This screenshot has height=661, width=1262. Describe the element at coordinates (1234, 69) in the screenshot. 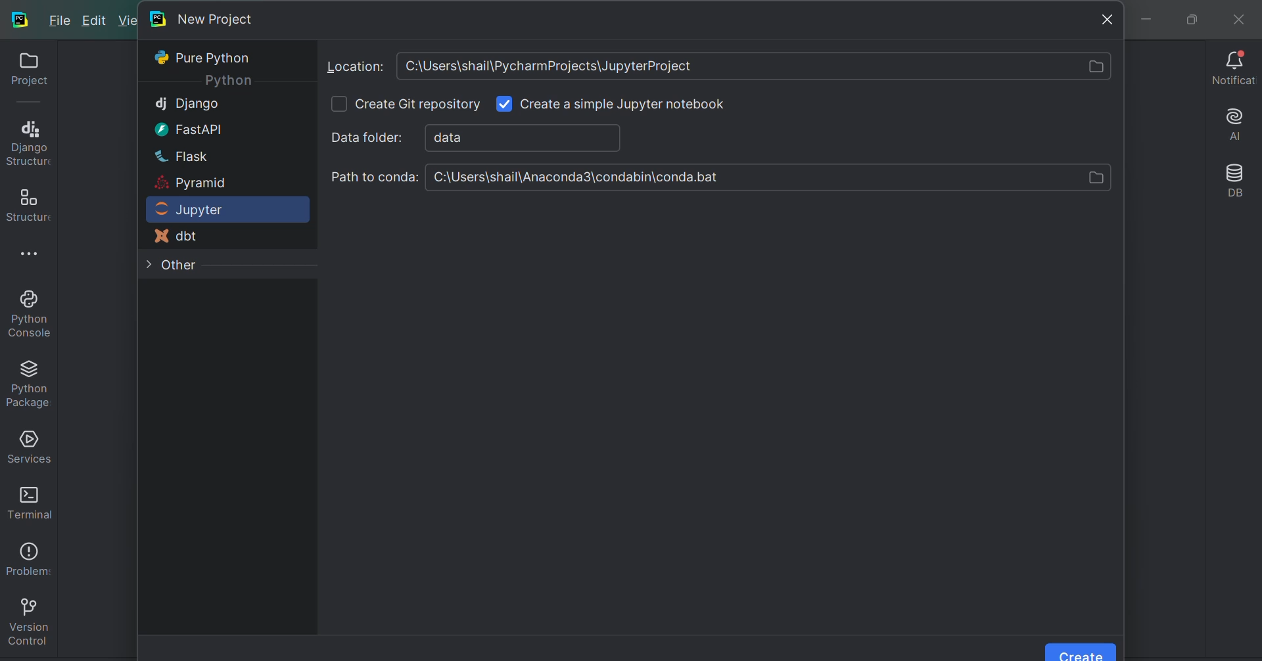

I see `Notifications` at that location.